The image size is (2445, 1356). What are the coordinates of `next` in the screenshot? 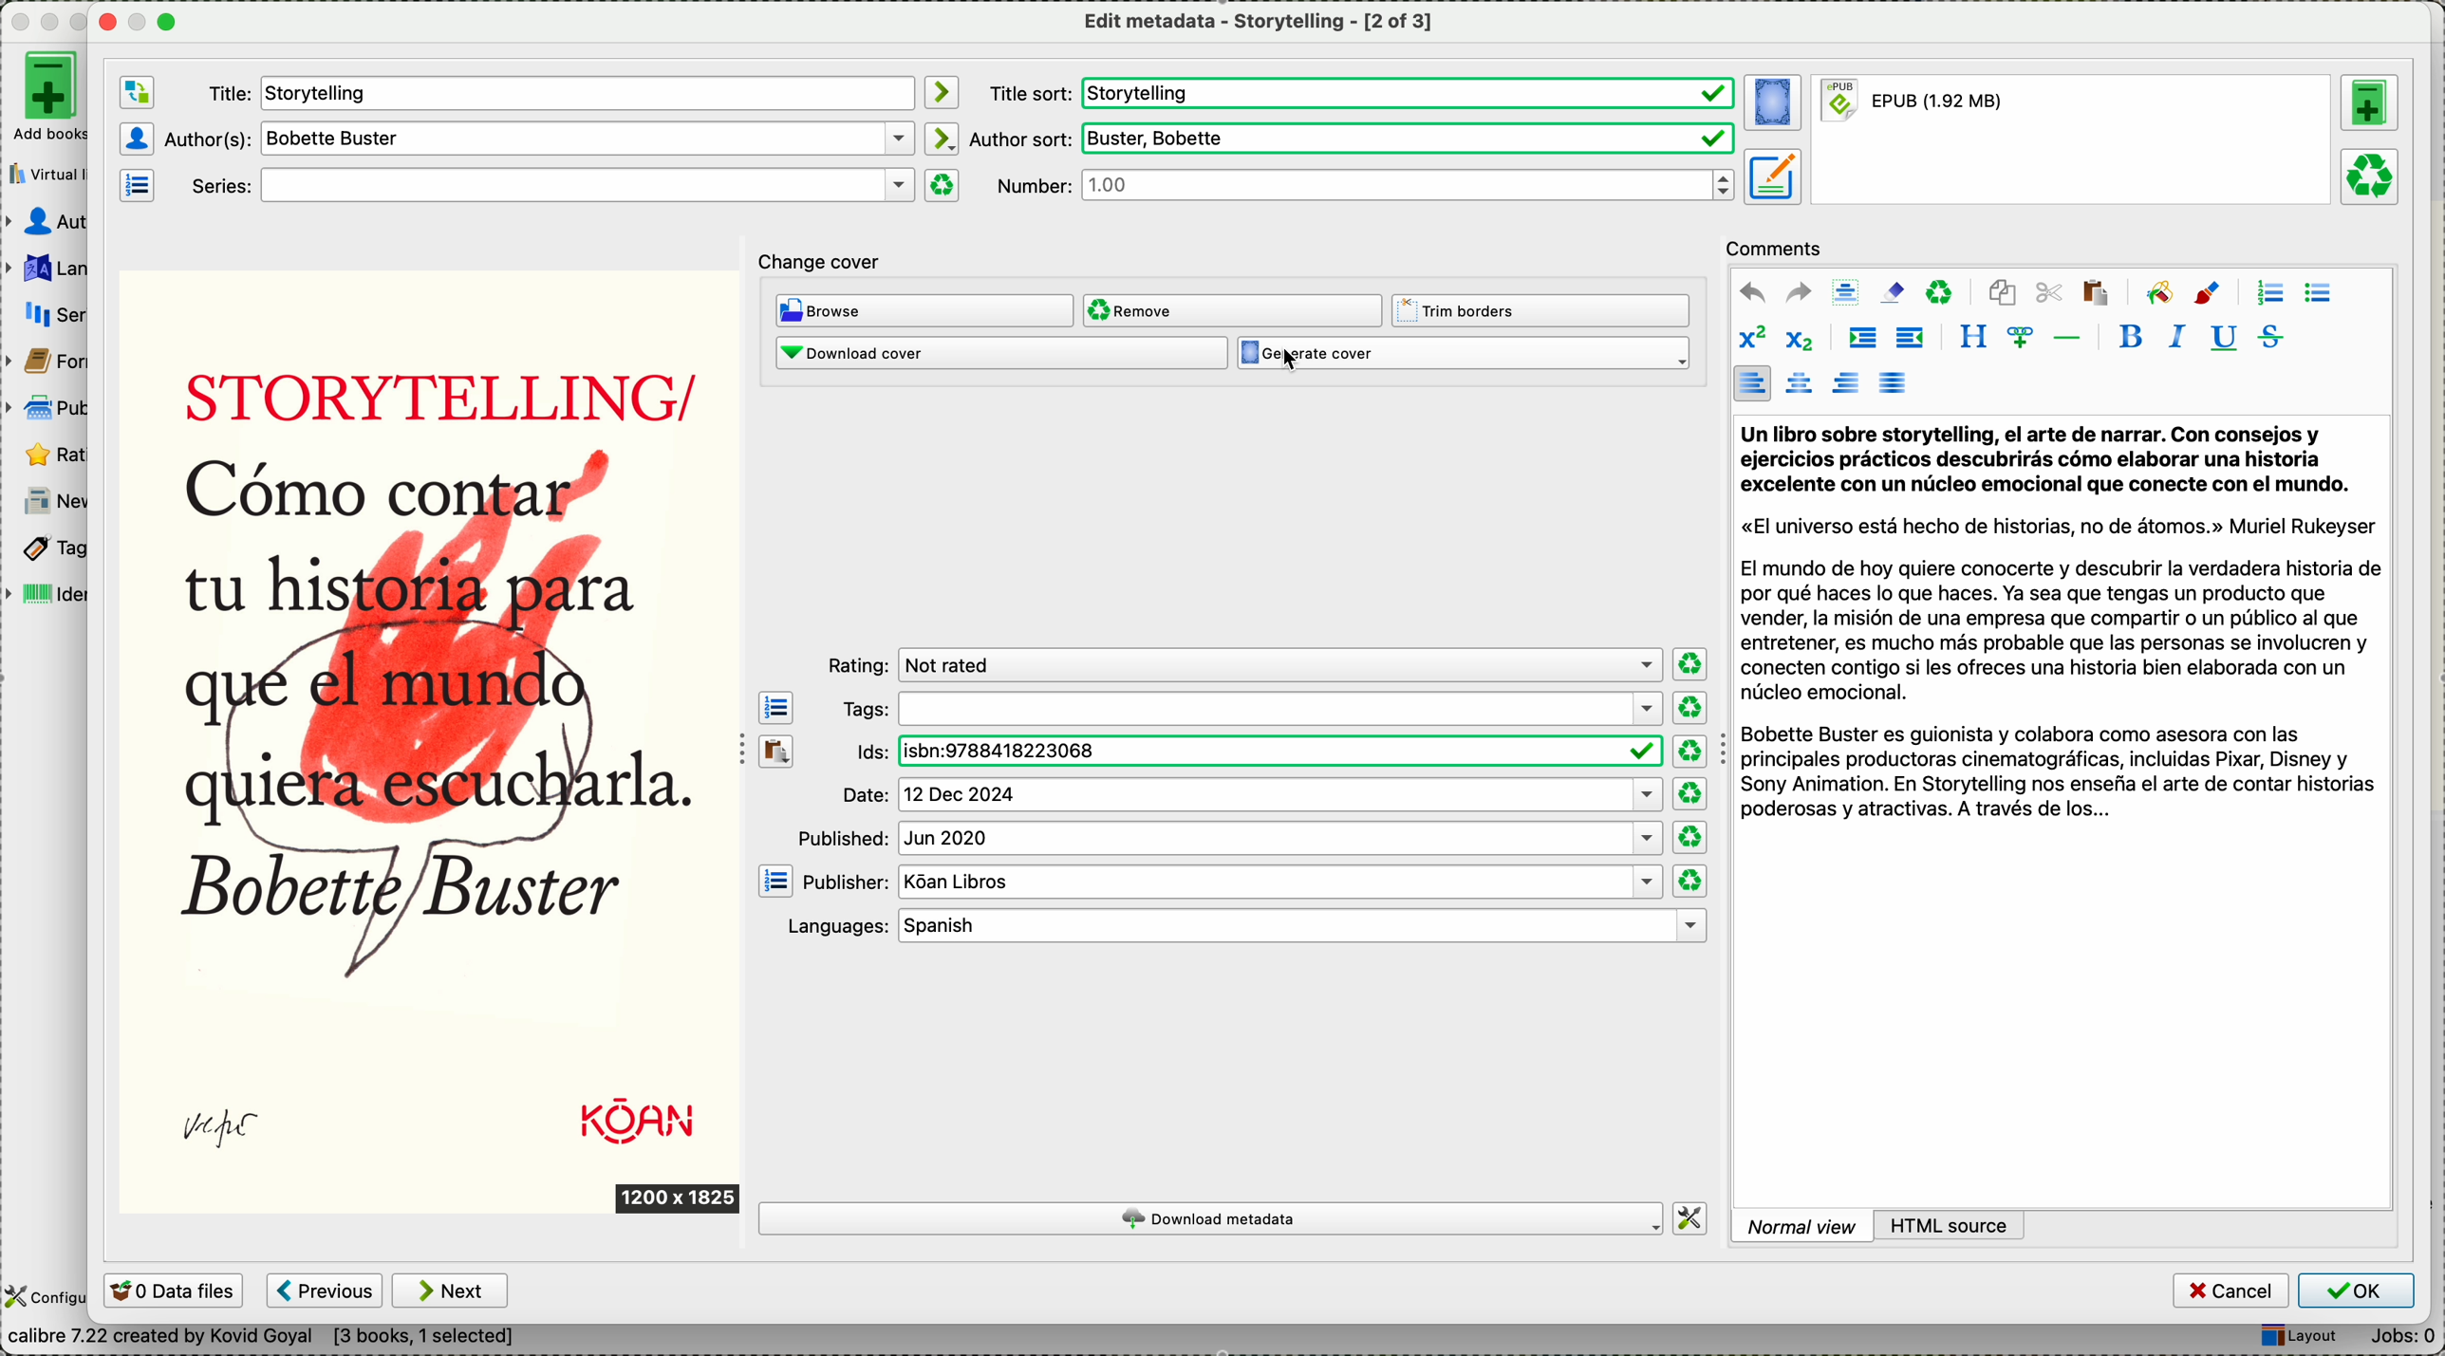 It's located at (449, 1290).